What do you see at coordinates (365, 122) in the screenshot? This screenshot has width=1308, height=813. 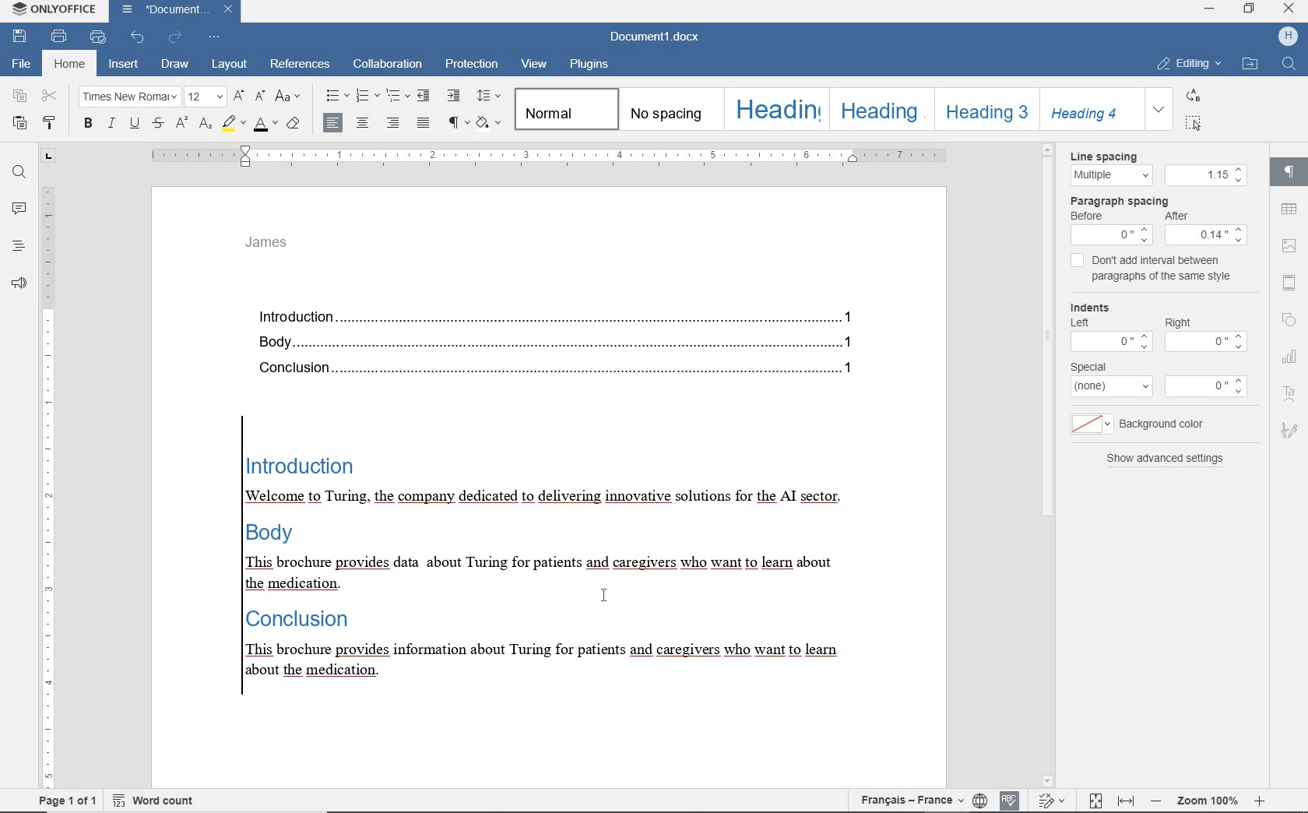 I see `align center` at bounding box center [365, 122].